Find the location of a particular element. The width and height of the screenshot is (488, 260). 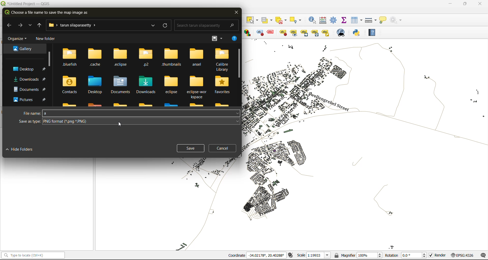

statistical summary is located at coordinates (344, 21).